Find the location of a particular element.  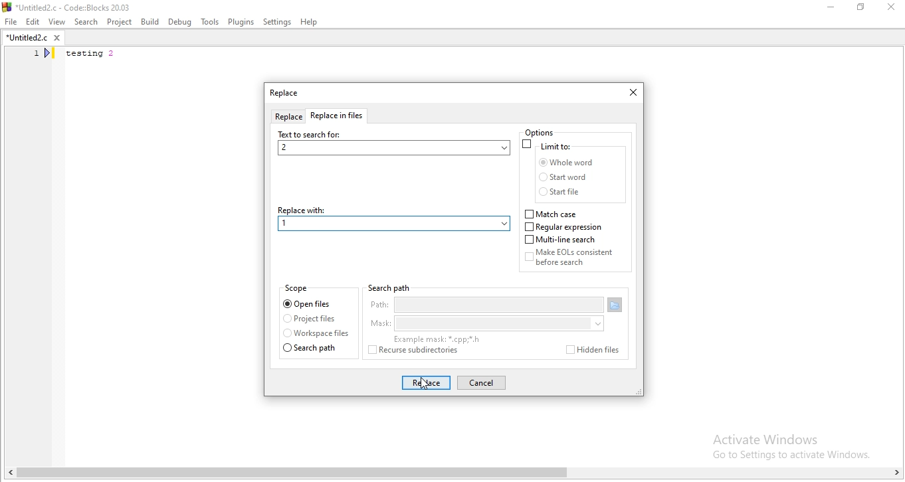

Edit  is located at coordinates (33, 22).